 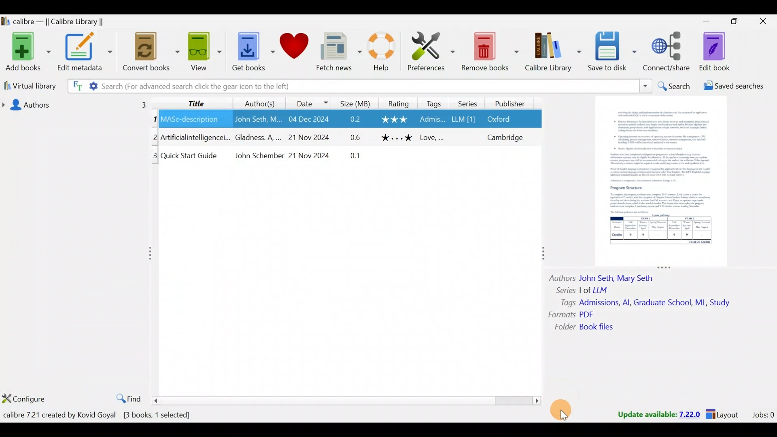 What do you see at coordinates (601, 328) in the screenshot?
I see `` at bounding box center [601, 328].